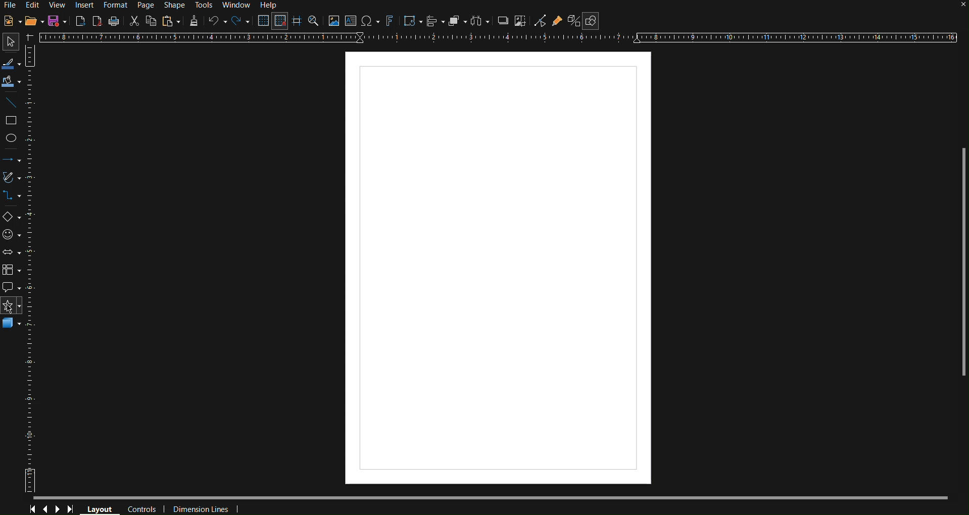 The image size is (969, 515). What do you see at coordinates (192, 21) in the screenshot?
I see `Formatting` at bounding box center [192, 21].